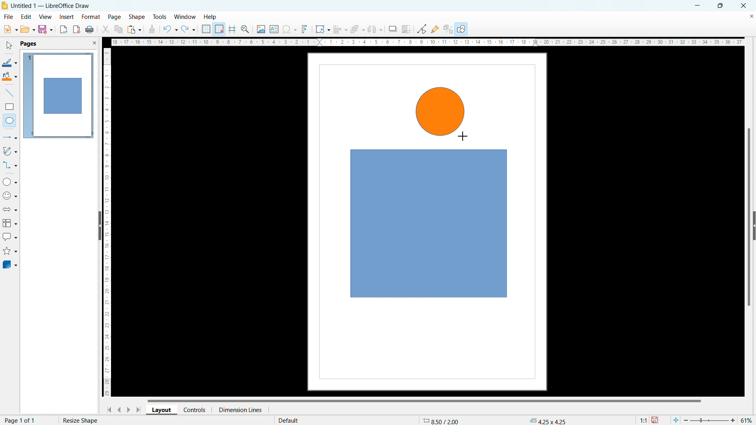  Describe the element at coordinates (28, 43) in the screenshot. I see `pages` at that location.